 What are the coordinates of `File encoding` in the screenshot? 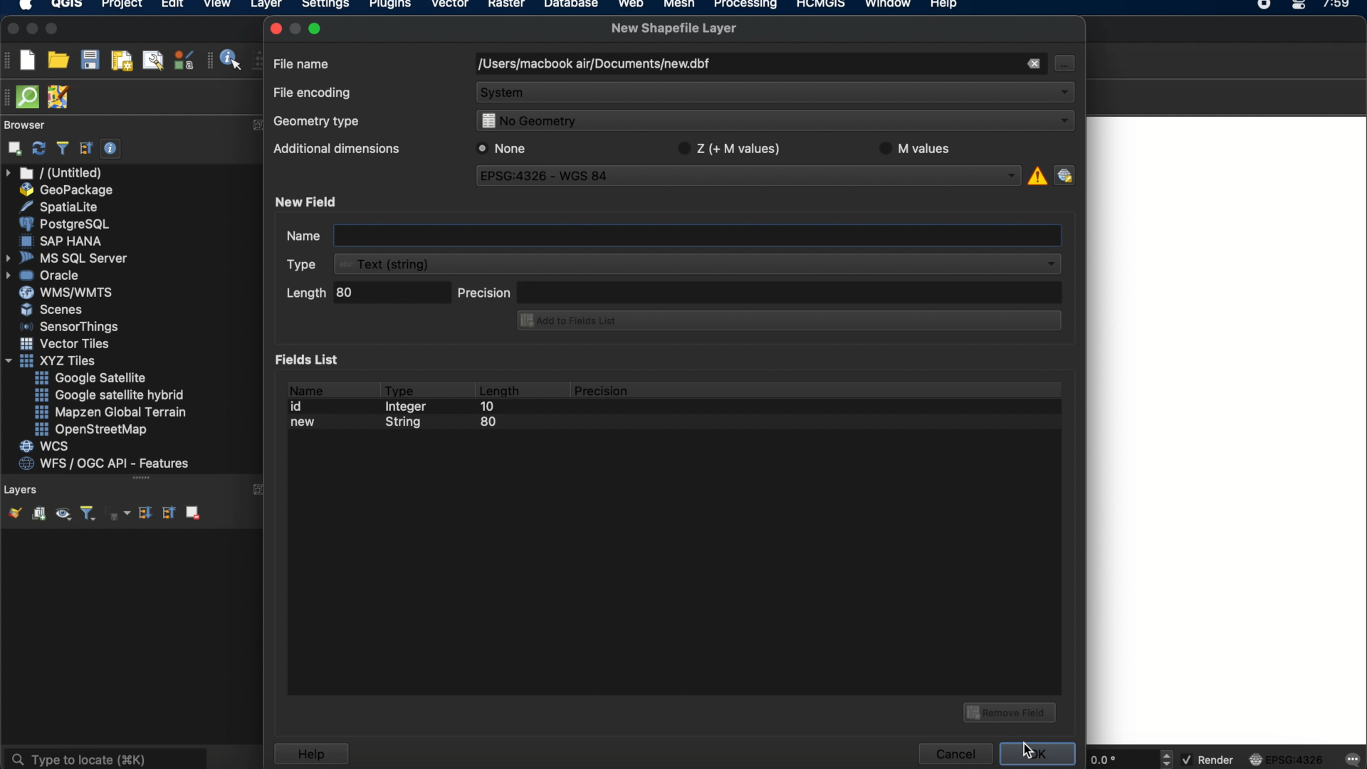 It's located at (313, 93).